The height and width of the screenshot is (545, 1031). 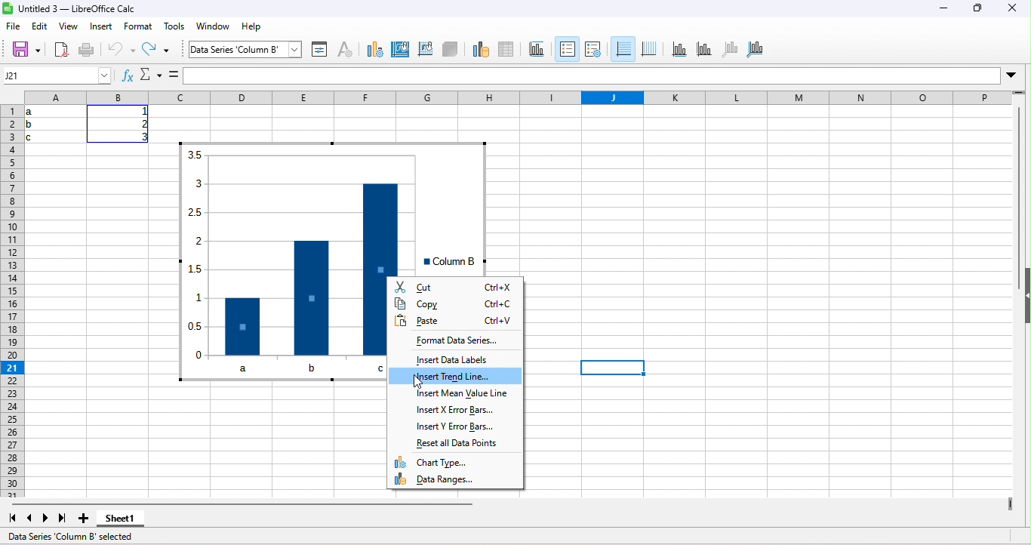 I want to click on legend, so click(x=459, y=263).